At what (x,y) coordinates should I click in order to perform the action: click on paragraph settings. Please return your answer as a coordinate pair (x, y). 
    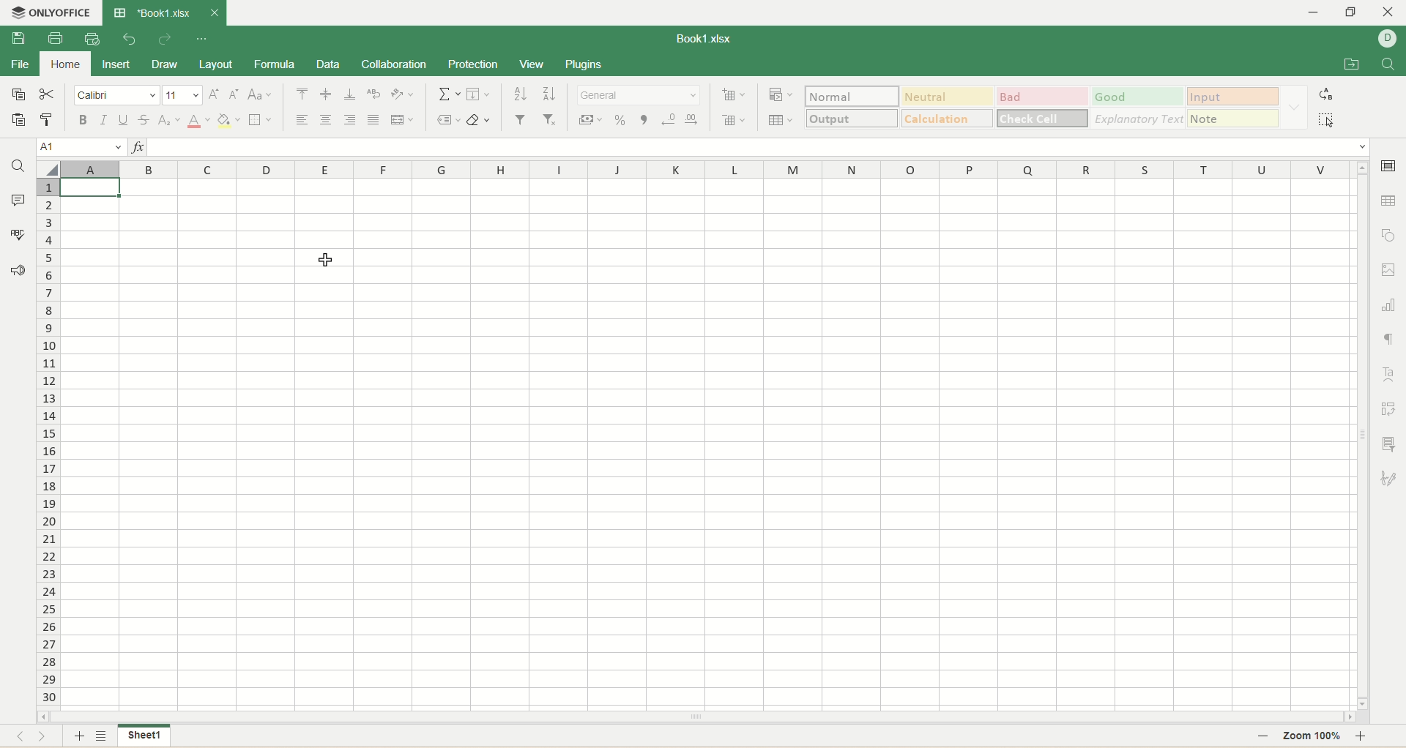
    Looking at the image, I should click on (1390, 341).